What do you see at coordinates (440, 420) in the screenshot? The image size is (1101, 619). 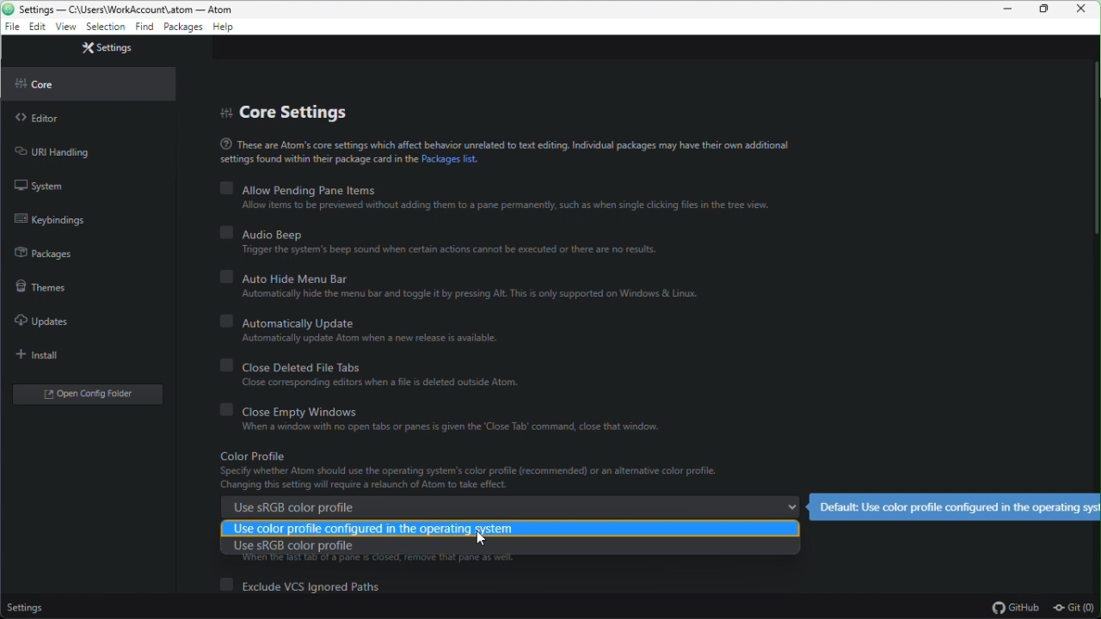 I see `Close empty Windows` at bounding box center [440, 420].